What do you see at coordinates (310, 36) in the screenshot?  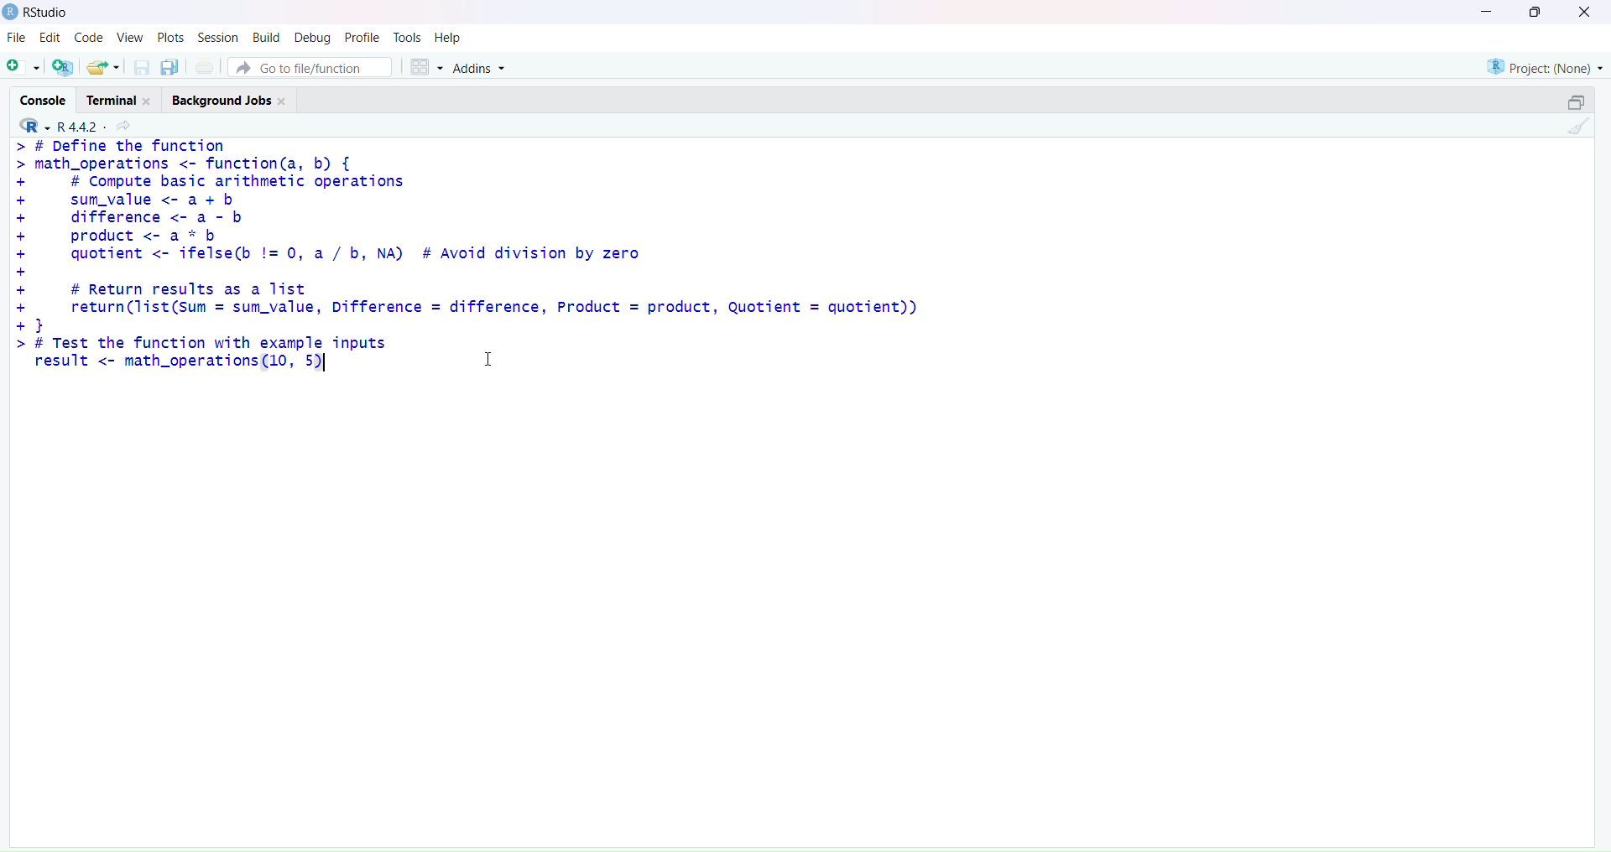 I see `Debug` at bounding box center [310, 36].